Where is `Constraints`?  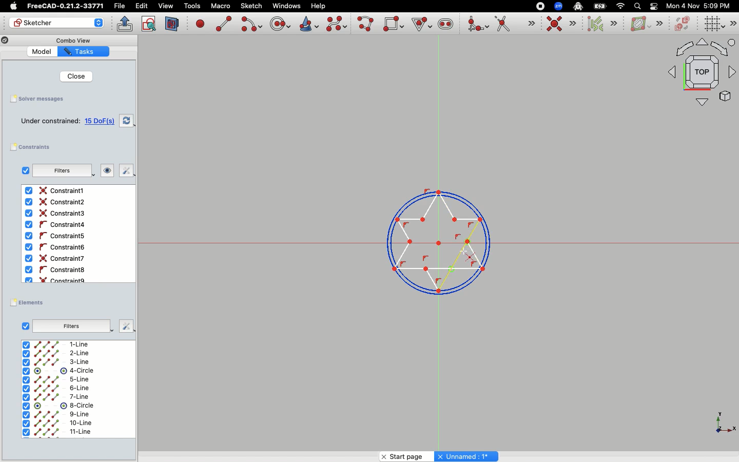
Constraints is located at coordinates (34, 147).